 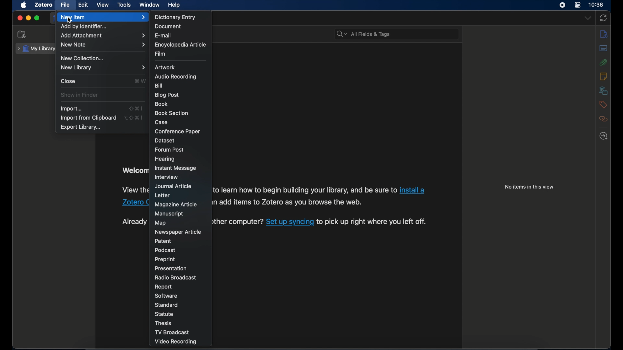 I want to click on time, so click(x=596, y=4).